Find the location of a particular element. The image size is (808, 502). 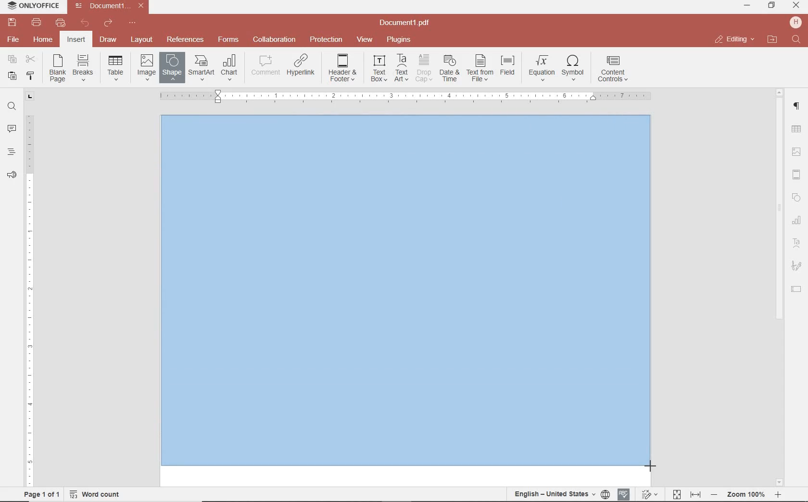

fit to page and width is located at coordinates (685, 495).